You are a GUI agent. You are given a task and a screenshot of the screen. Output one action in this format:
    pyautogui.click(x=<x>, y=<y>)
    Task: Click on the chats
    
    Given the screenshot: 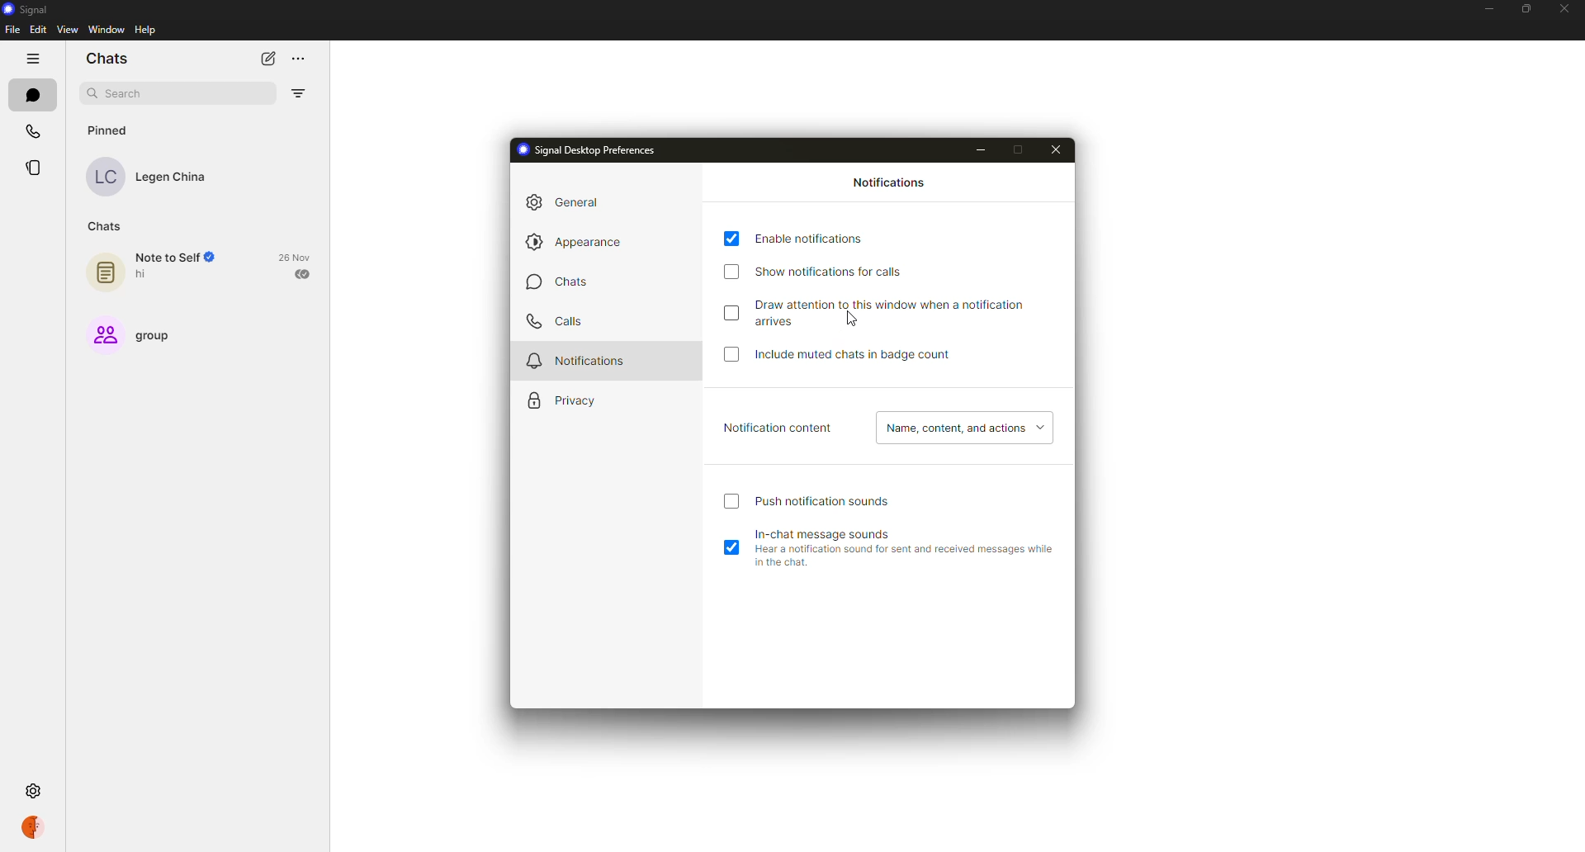 What is the action you would take?
    pyautogui.click(x=561, y=281)
    